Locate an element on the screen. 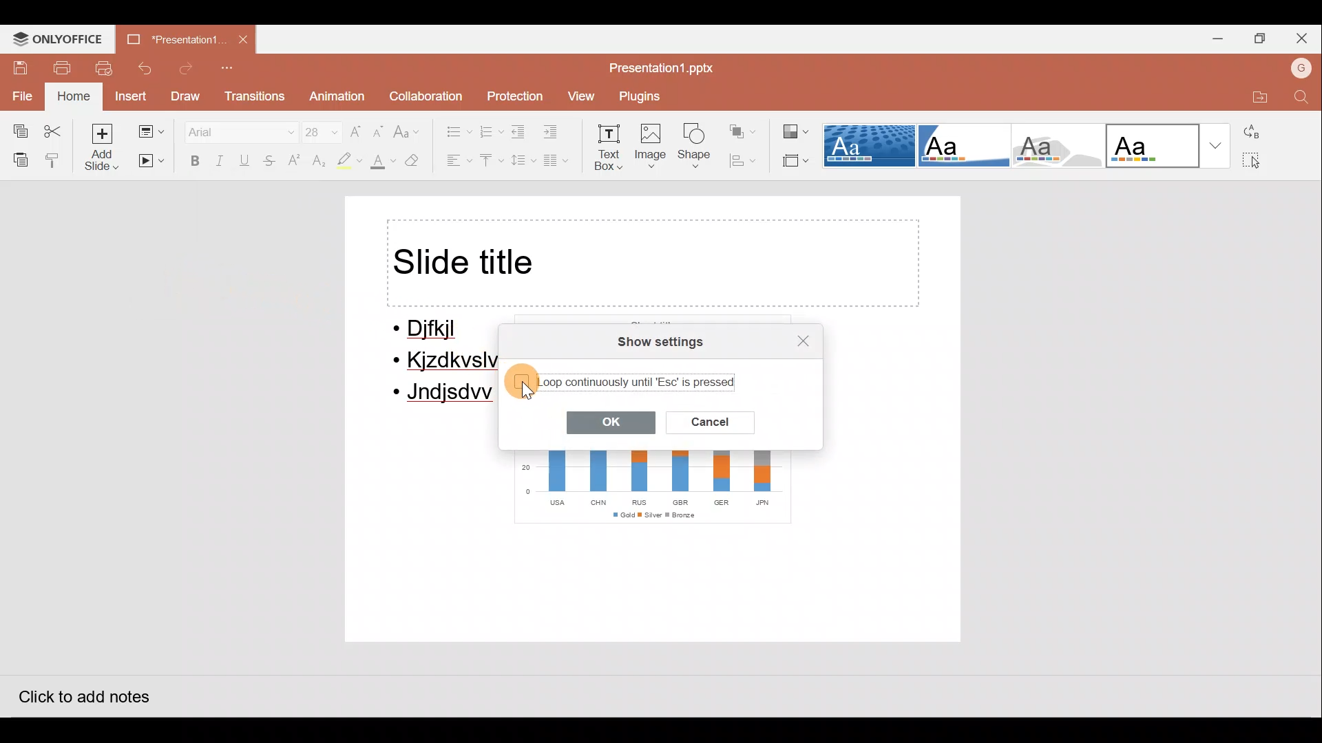  Bullets is located at coordinates (453, 129).